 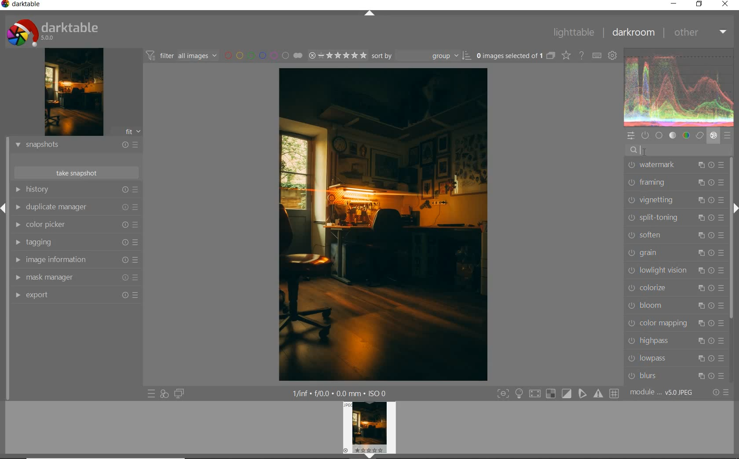 What do you see at coordinates (567, 56) in the screenshot?
I see `change overlays shown on thumbnails` at bounding box center [567, 56].